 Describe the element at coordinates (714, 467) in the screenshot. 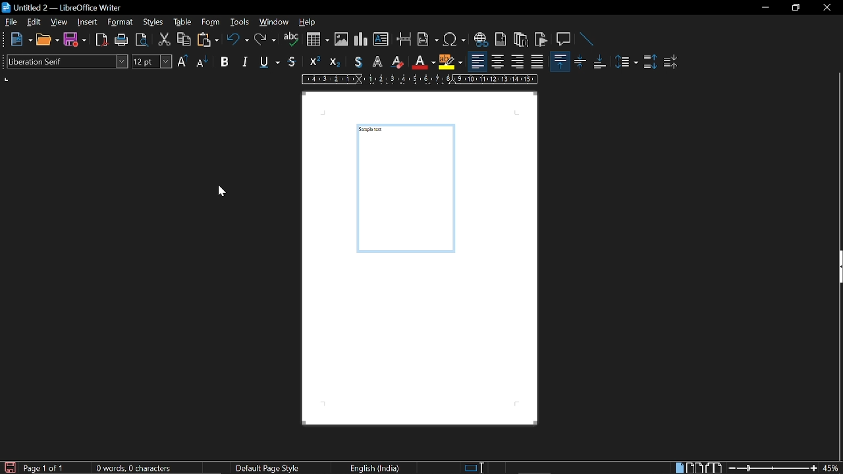

I see `book view` at that location.